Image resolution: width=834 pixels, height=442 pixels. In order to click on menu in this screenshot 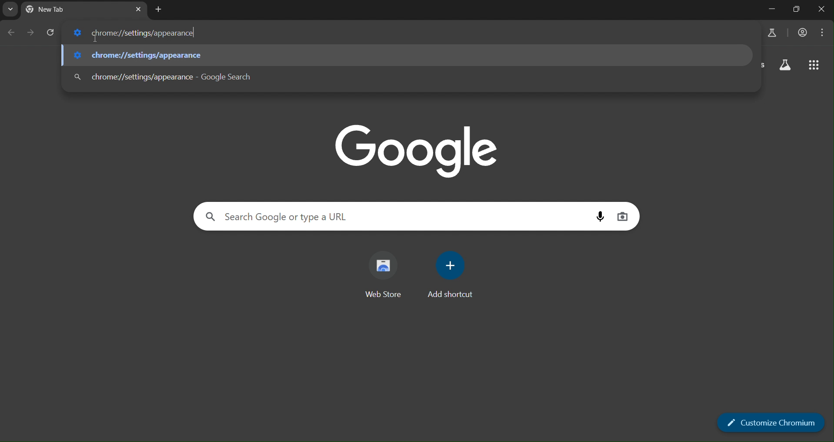, I will do `click(824, 32)`.